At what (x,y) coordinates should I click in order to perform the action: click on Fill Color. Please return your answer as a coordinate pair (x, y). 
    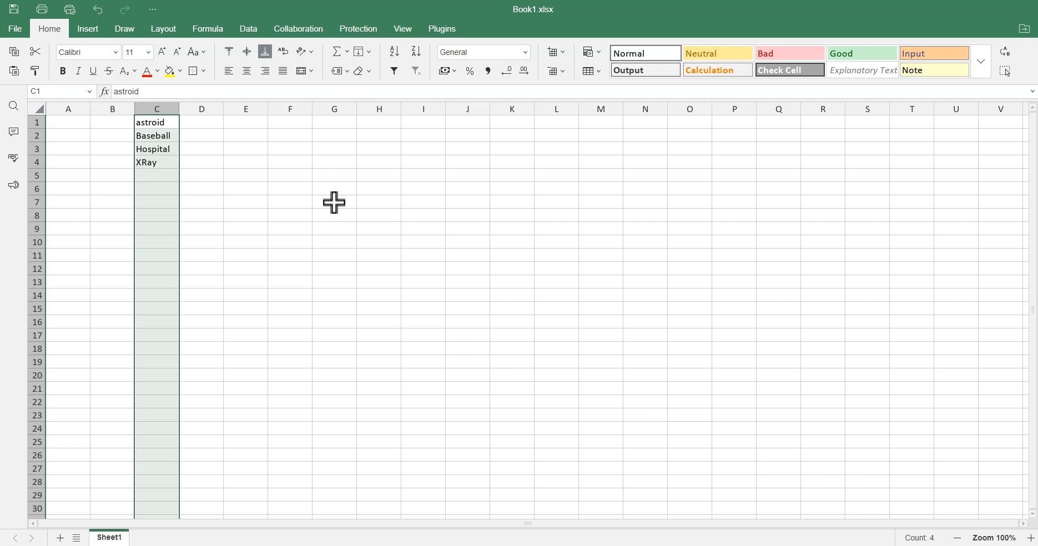
    Looking at the image, I should click on (173, 70).